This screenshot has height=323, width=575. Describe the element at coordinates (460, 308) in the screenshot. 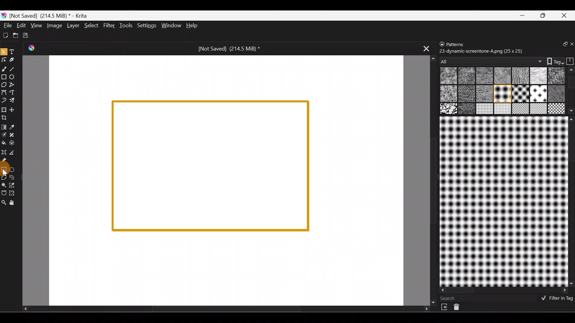

I see `Delete resource` at that location.